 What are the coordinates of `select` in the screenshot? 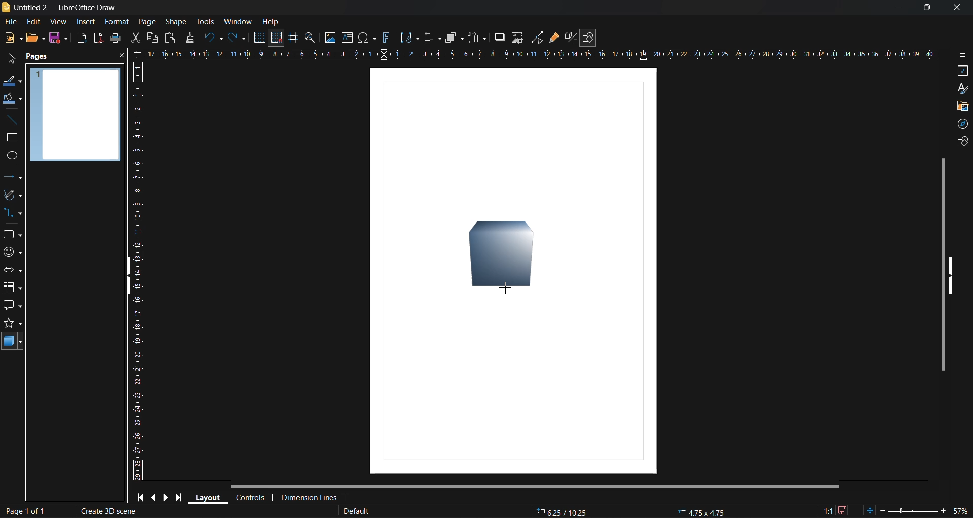 It's located at (9, 60).